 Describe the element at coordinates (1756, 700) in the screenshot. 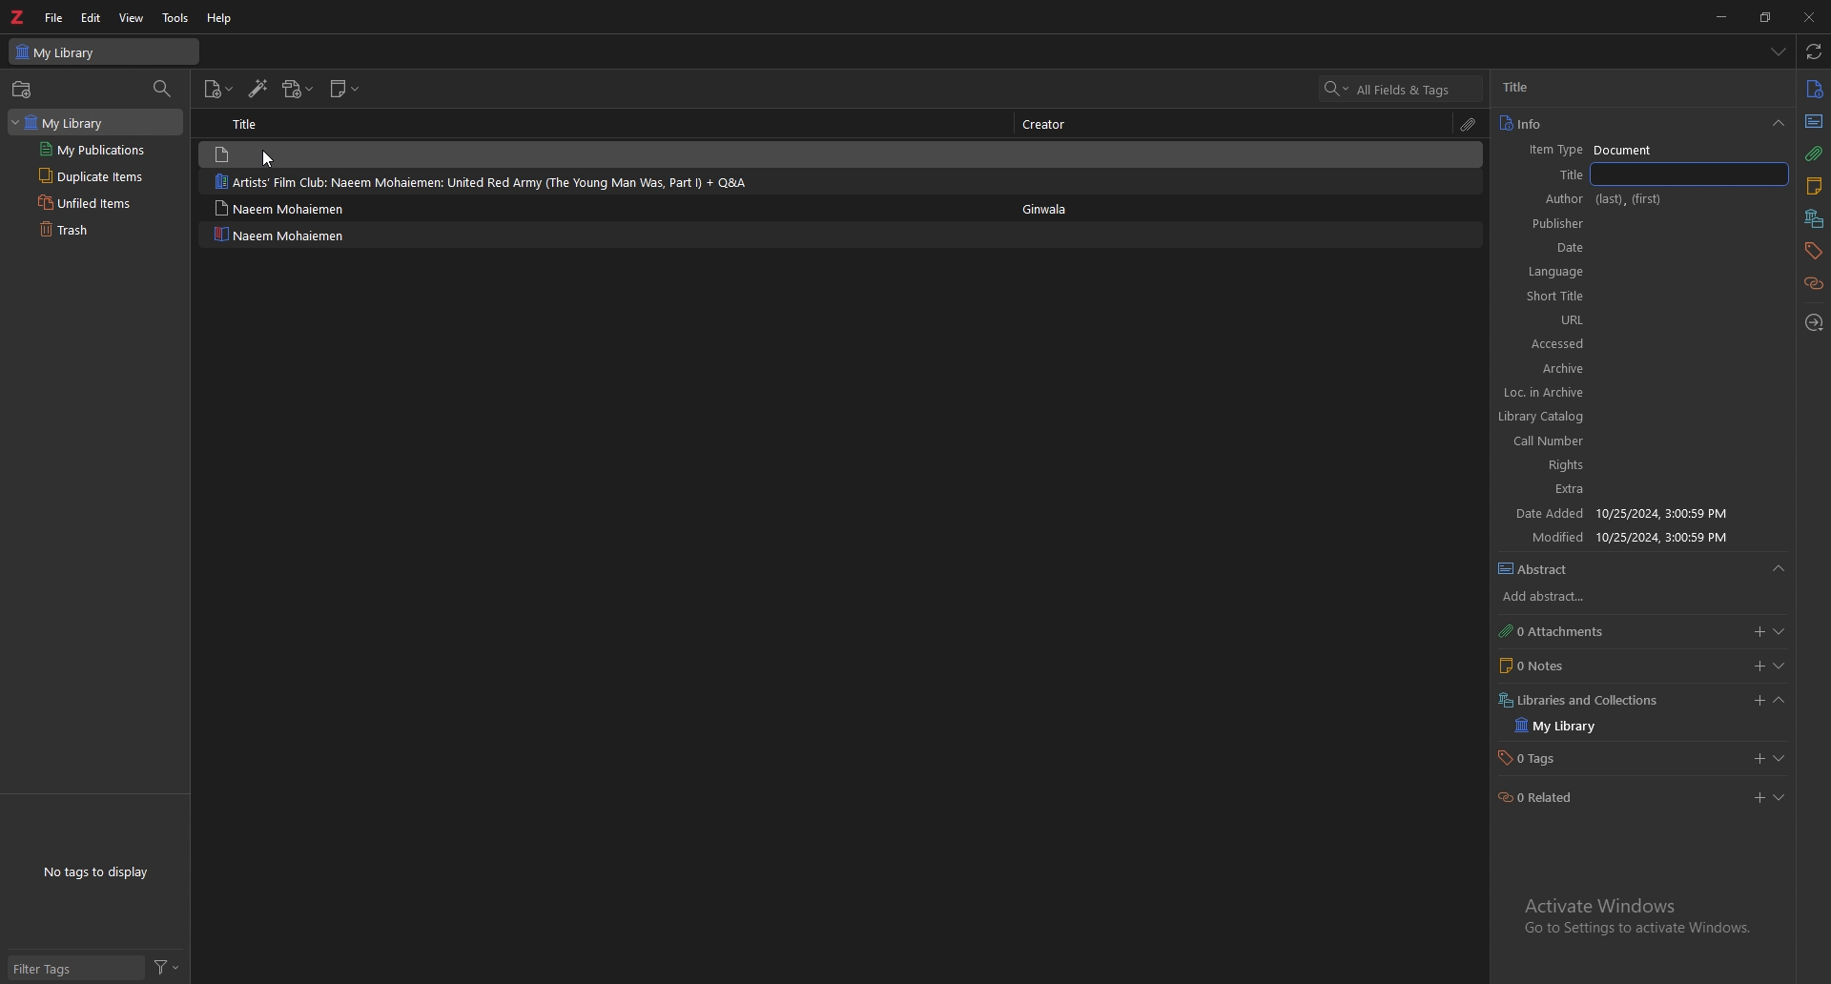

I see `date added input` at that location.